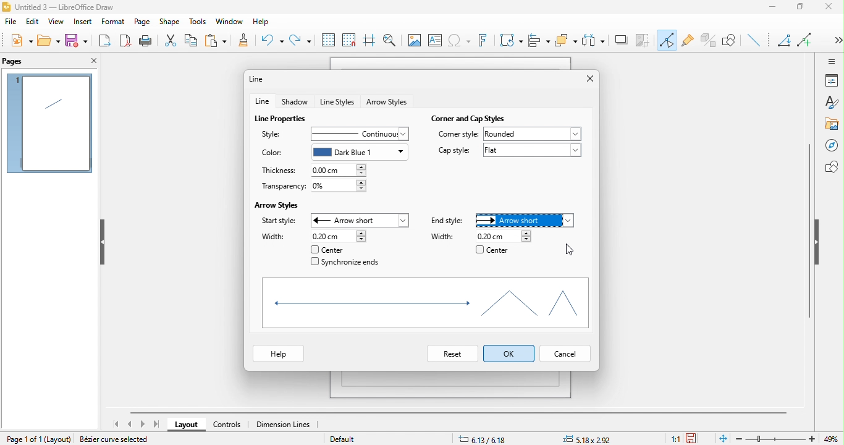 The width and height of the screenshot is (844, 445). What do you see at coordinates (272, 41) in the screenshot?
I see `undo` at bounding box center [272, 41].